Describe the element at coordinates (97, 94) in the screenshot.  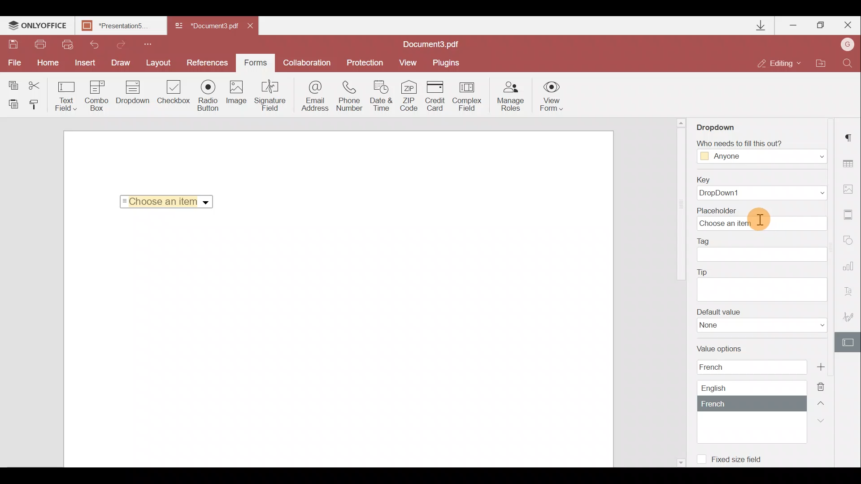
I see `Combo box` at that location.